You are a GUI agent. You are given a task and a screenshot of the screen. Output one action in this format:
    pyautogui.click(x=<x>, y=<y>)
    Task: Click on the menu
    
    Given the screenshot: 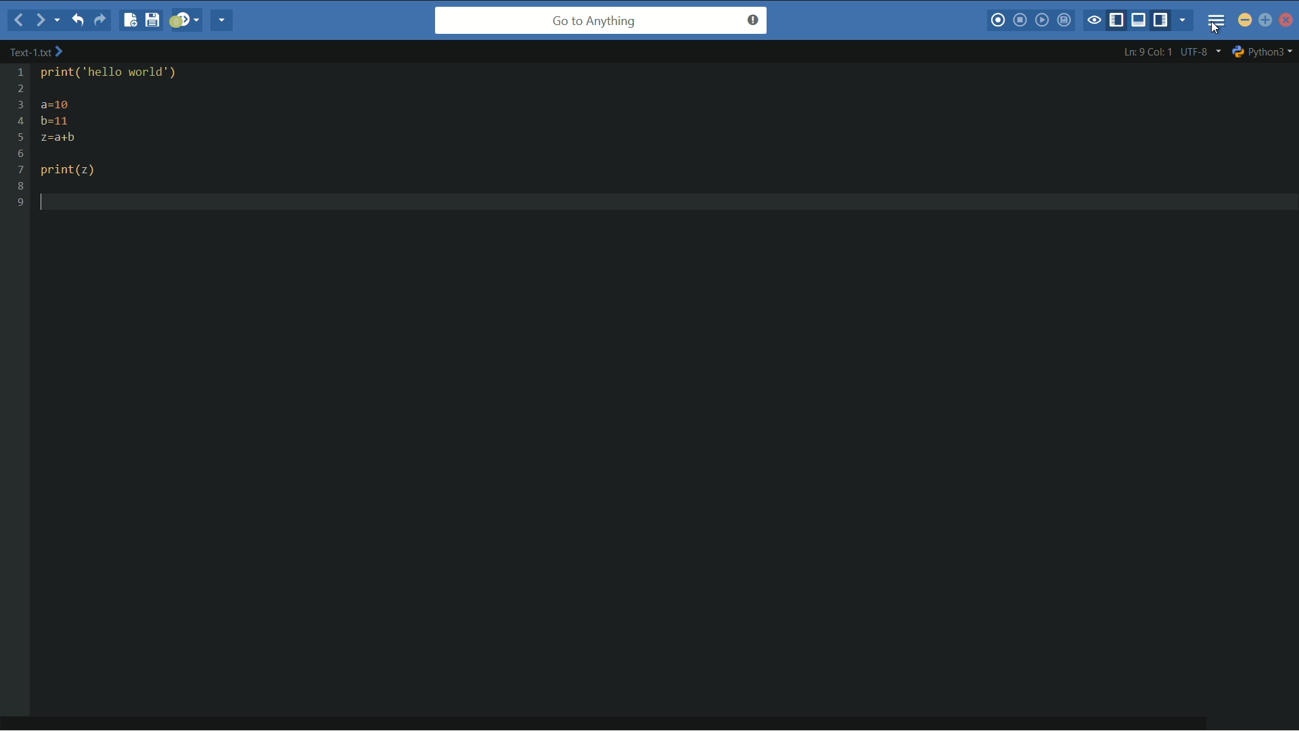 What is the action you would take?
    pyautogui.click(x=1216, y=20)
    